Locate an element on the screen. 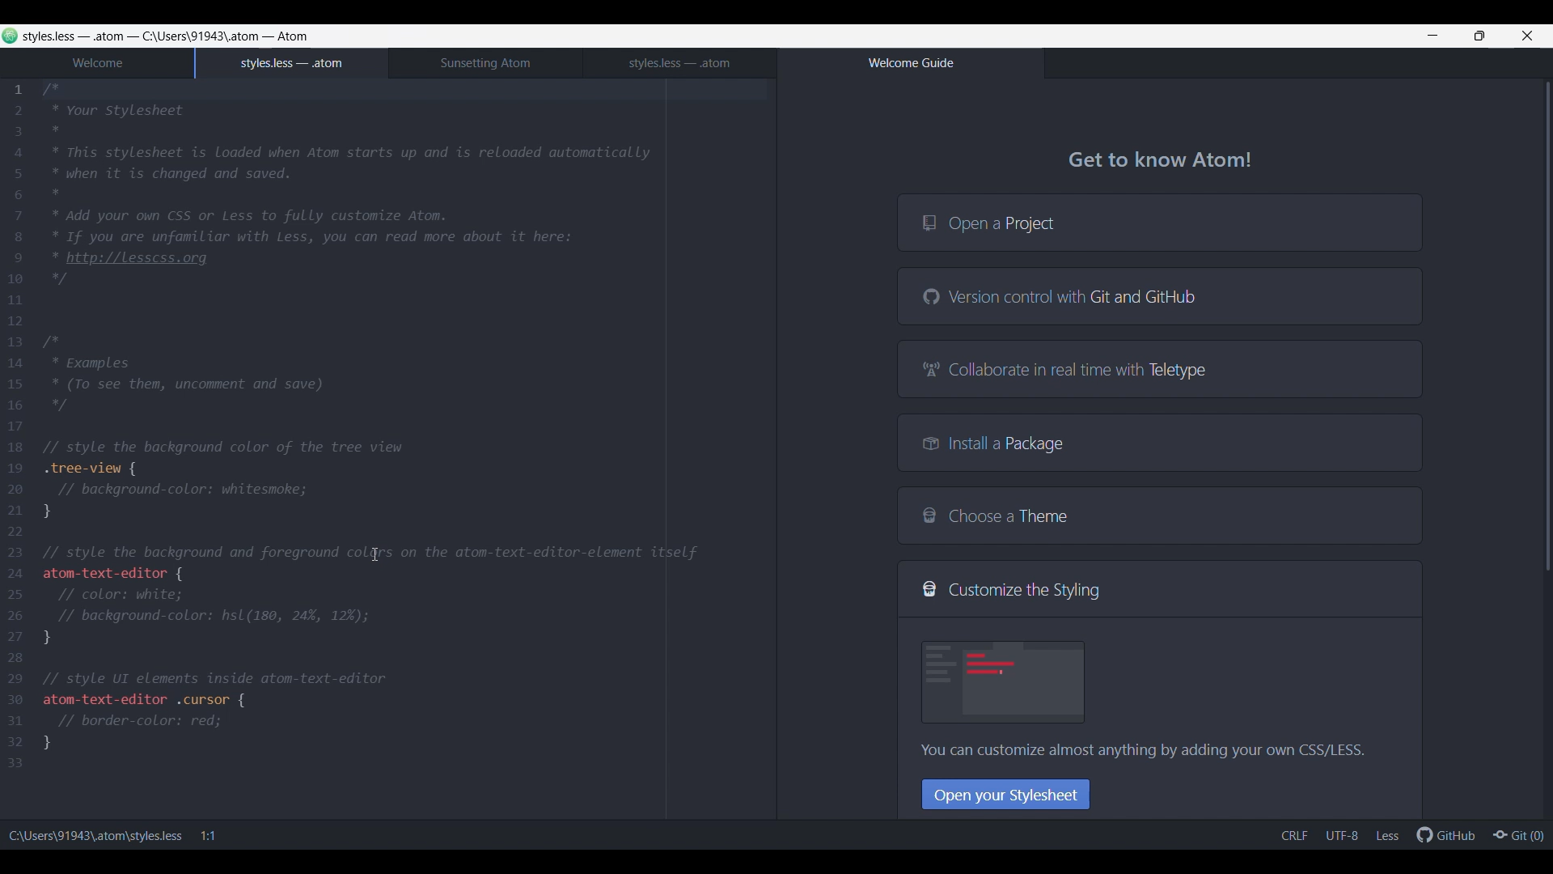  GitHub is located at coordinates (1445, 834).